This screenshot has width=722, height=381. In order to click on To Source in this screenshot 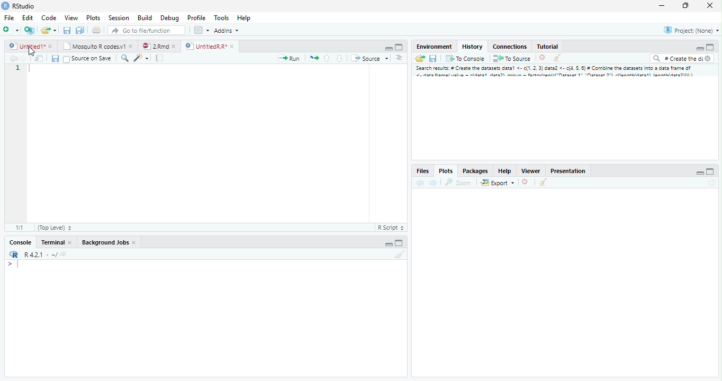, I will do `click(512, 58)`.